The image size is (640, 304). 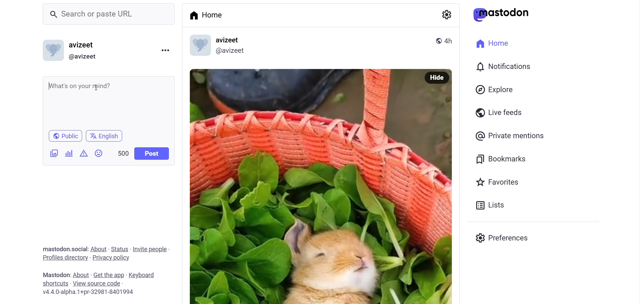 I want to click on Lists, so click(x=490, y=204).